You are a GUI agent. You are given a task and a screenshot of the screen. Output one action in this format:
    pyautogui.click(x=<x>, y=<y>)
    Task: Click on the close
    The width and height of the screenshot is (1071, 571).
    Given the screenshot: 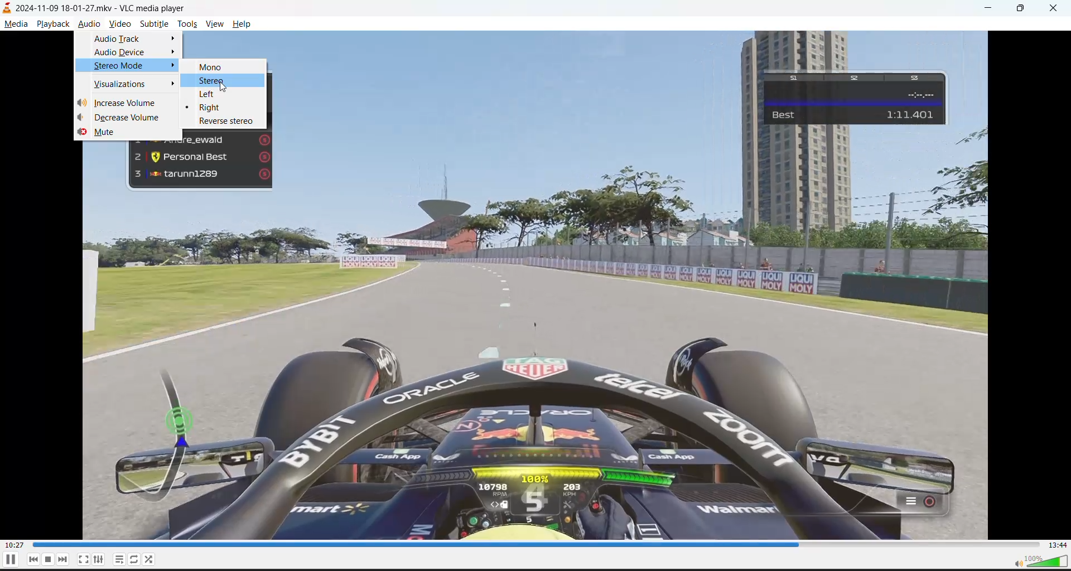 What is the action you would take?
    pyautogui.click(x=1054, y=10)
    